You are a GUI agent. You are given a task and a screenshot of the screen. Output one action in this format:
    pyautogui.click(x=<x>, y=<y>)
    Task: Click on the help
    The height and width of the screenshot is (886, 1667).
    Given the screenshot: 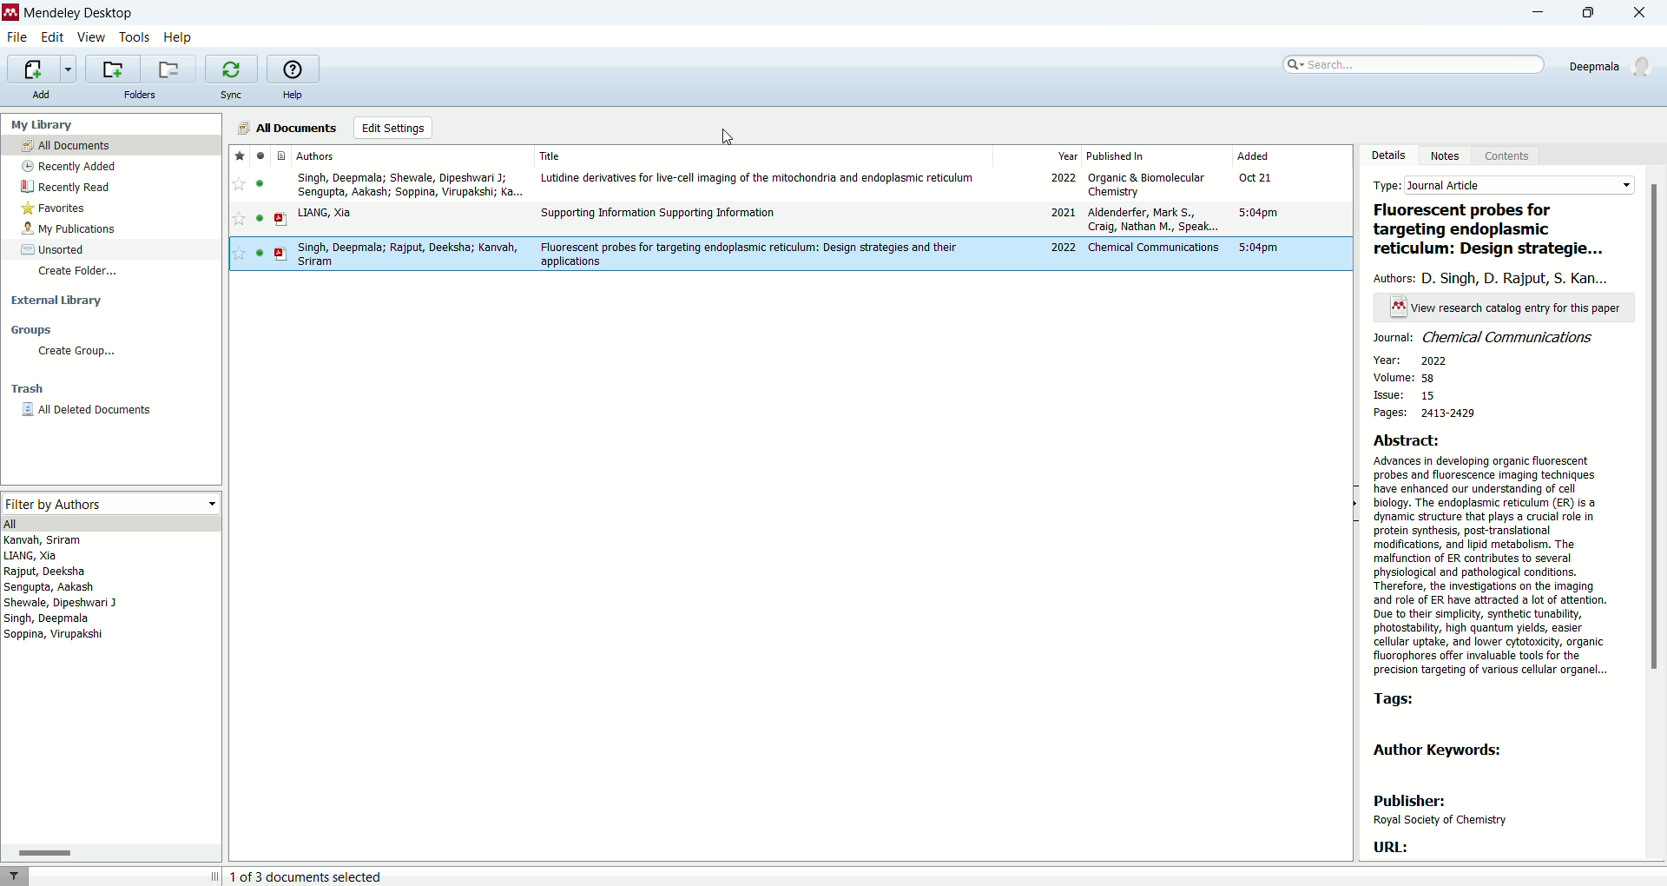 What is the action you would take?
    pyautogui.click(x=178, y=37)
    